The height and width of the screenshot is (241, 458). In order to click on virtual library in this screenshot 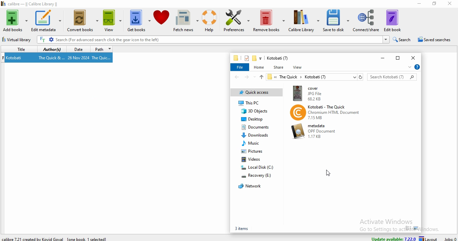, I will do `click(18, 41)`.